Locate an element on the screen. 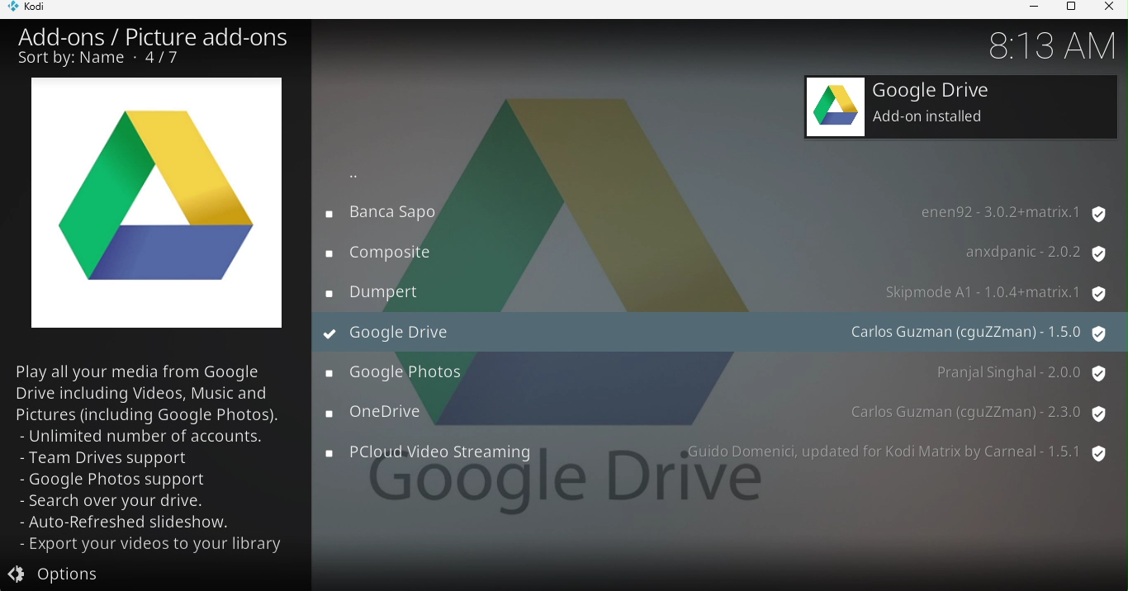 Image resolution: width=1128 pixels, height=591 pixels. Banca sapo is located at coordinates (718, 213).